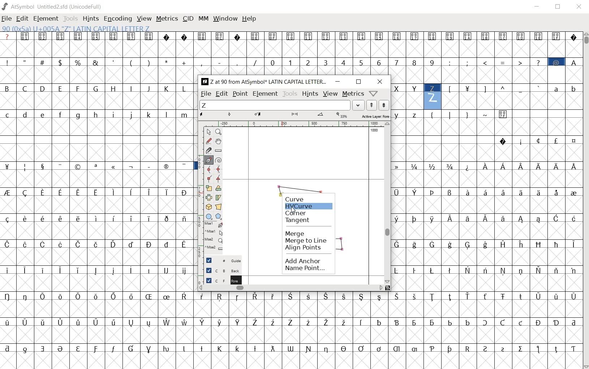  I want to click on glyphs, so click(97, 196).